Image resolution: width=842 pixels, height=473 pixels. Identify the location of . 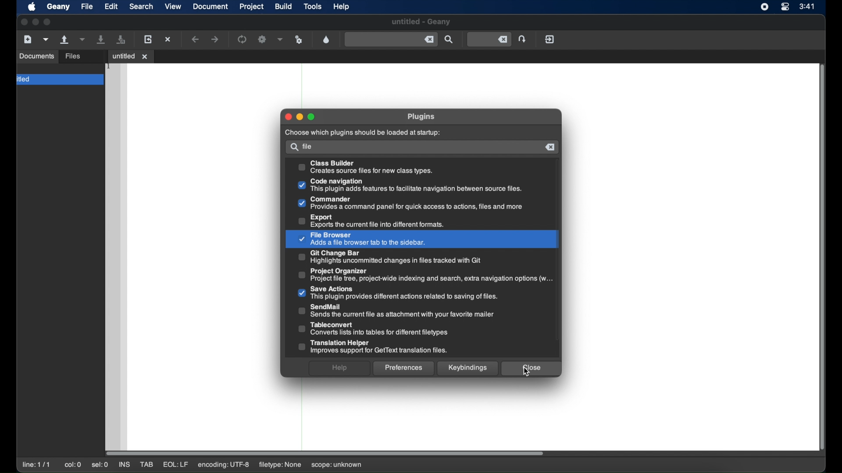
(420, 117).